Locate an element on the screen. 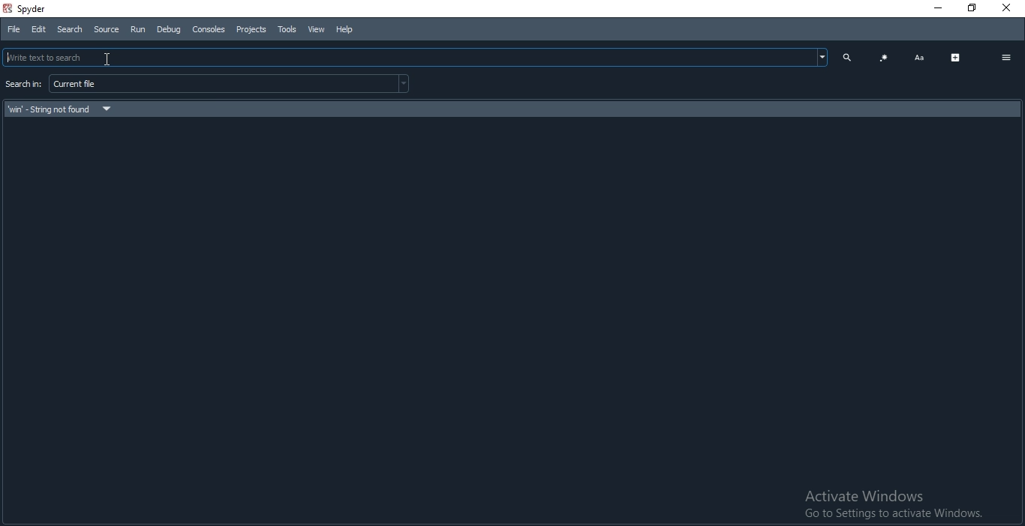  Close is located at coordinates (1006, 7).